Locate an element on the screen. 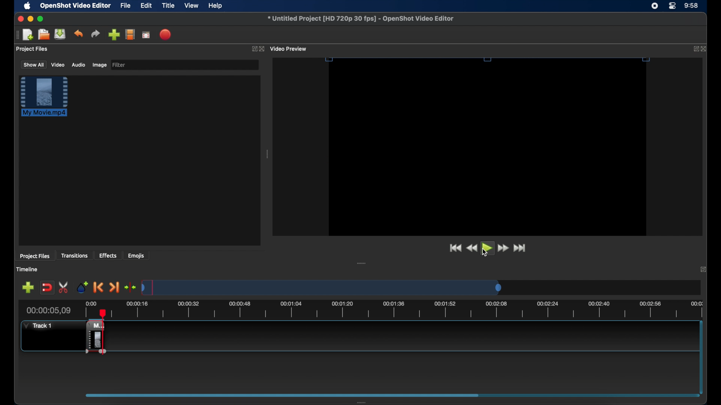 The height and width of the screenshot is (405, 721). center the playhead on the timeline is located at coordinates (130, 287).